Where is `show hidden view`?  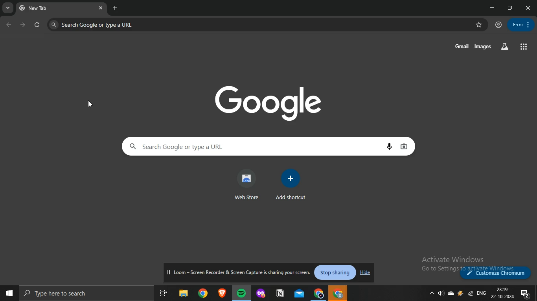 show hidden view is located at coordinates (430, 294).